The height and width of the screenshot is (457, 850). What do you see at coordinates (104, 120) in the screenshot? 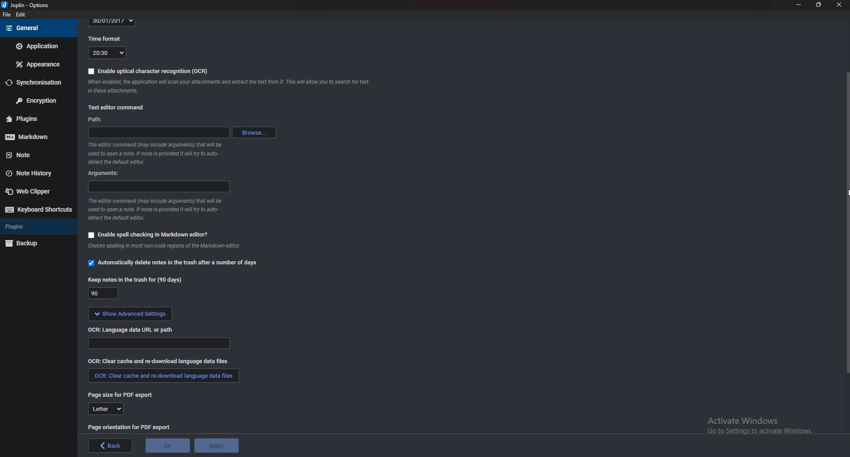
I see `path` at bounding box center [104, 120].